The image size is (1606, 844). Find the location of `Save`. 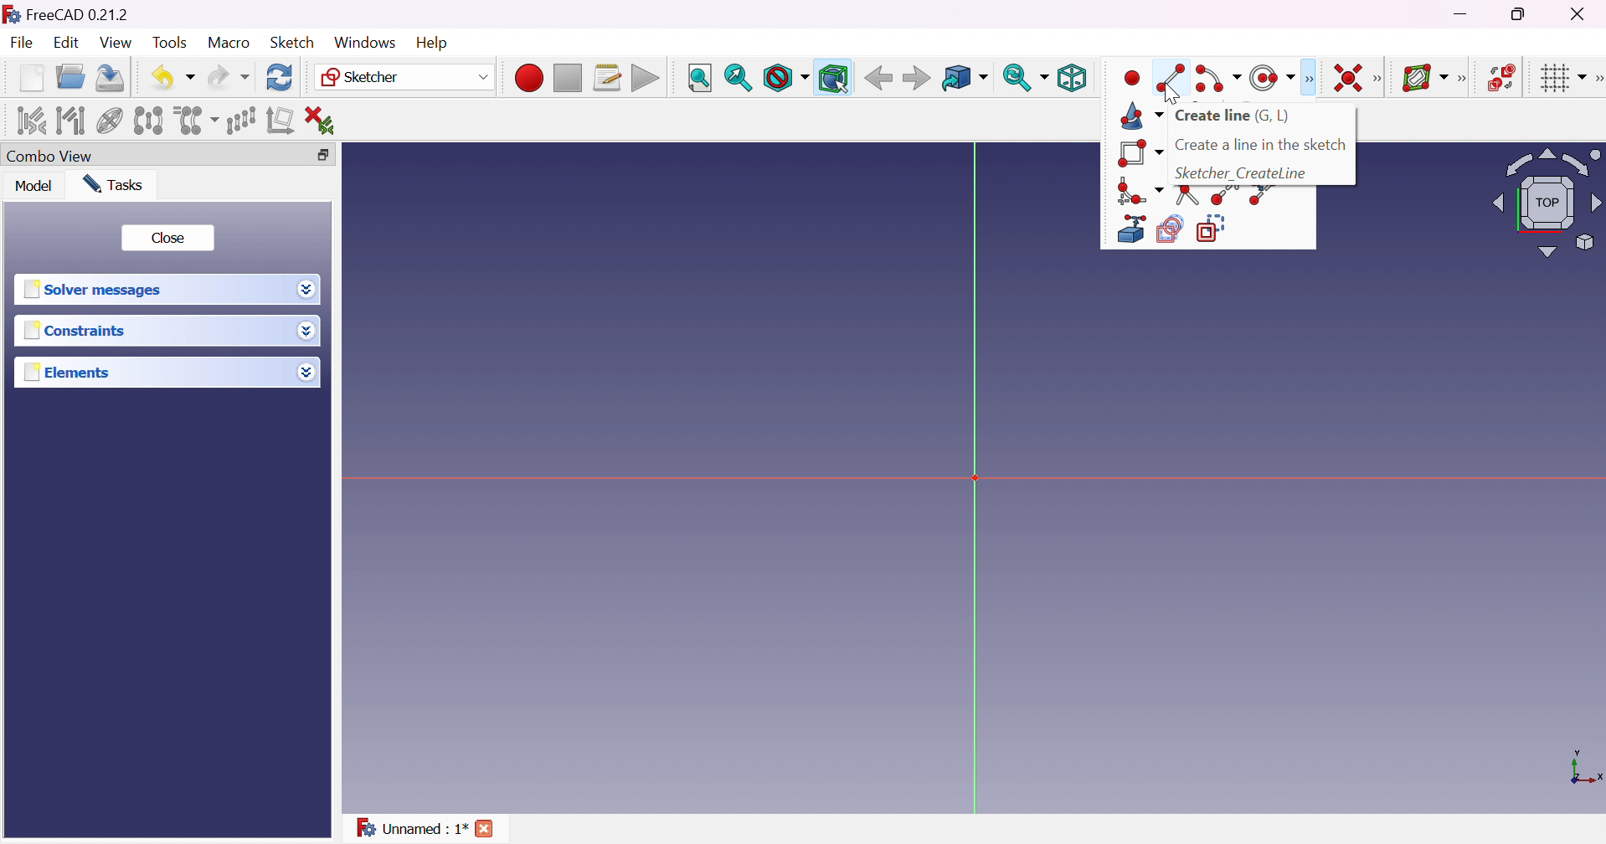

Save is located at coordinates (113, 78).